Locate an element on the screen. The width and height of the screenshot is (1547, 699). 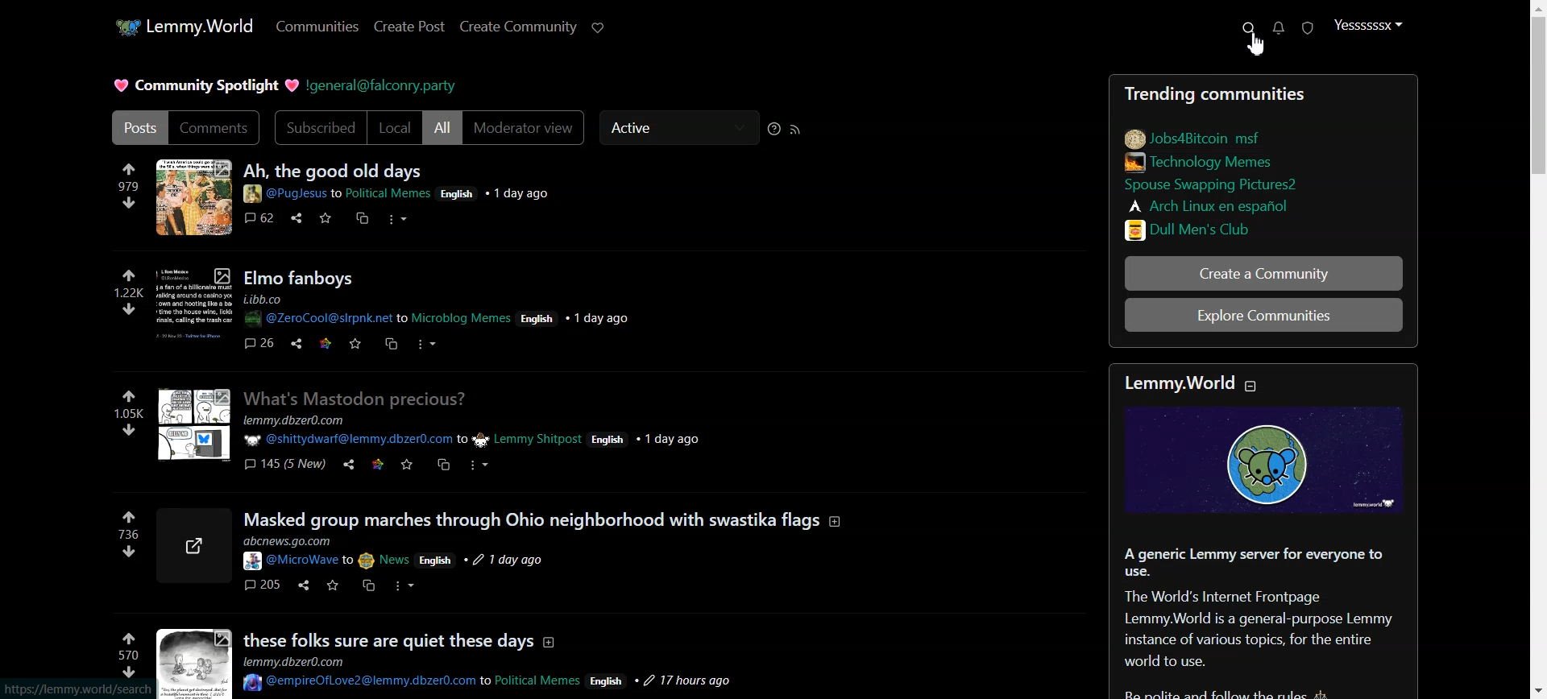
numbers is located at coordinates (122, 292).